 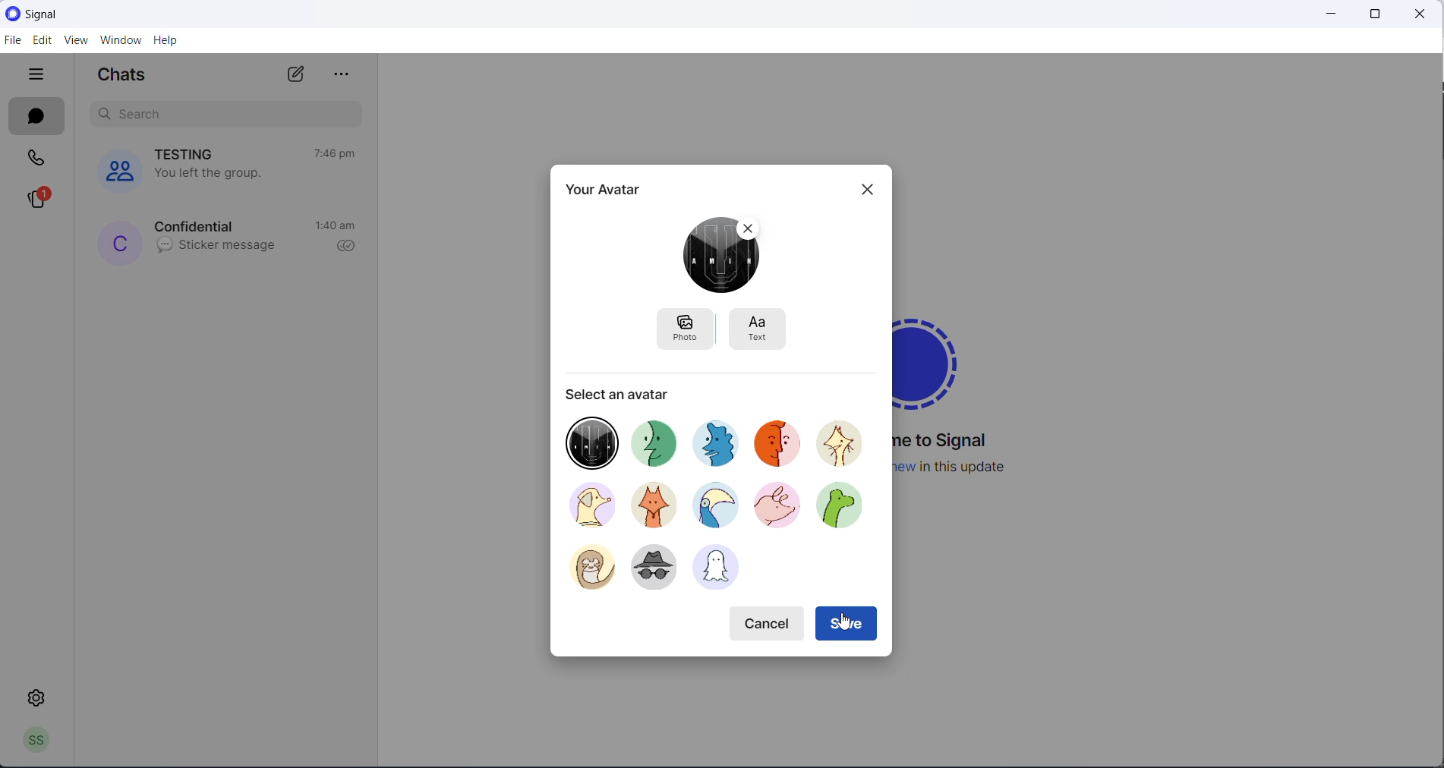 I want to click on avatar, so click(x=849, y=509).